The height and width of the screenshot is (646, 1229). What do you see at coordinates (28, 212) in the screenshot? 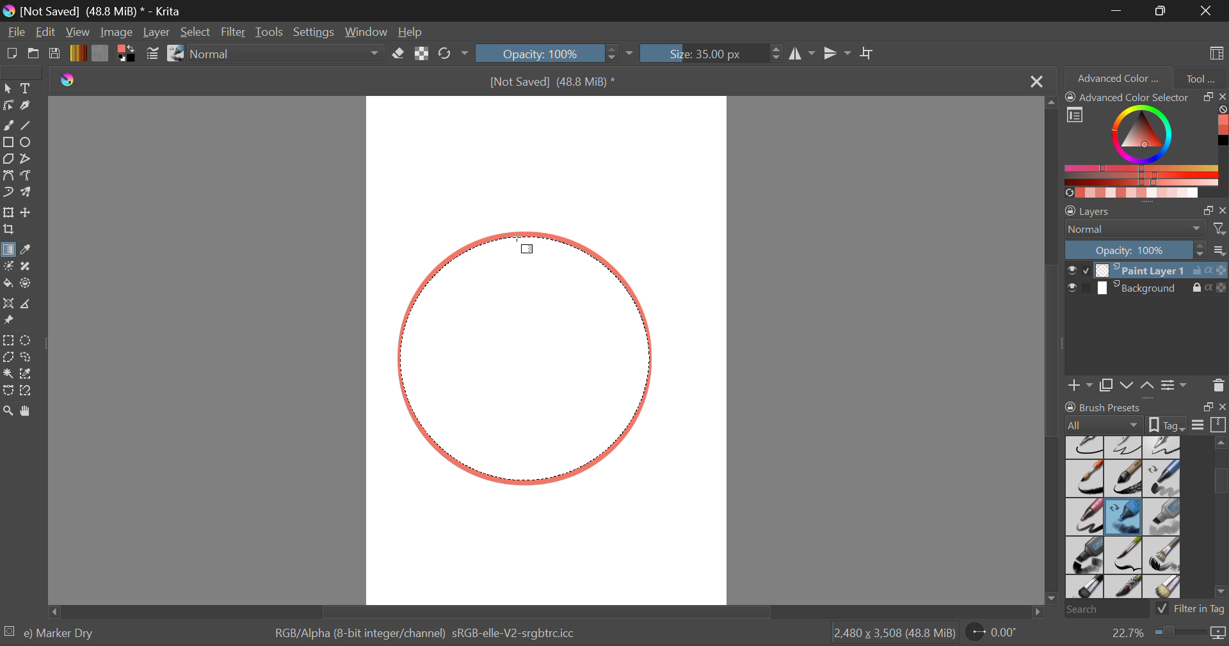
I see `Move a layer` at bounding box center [28, 212].